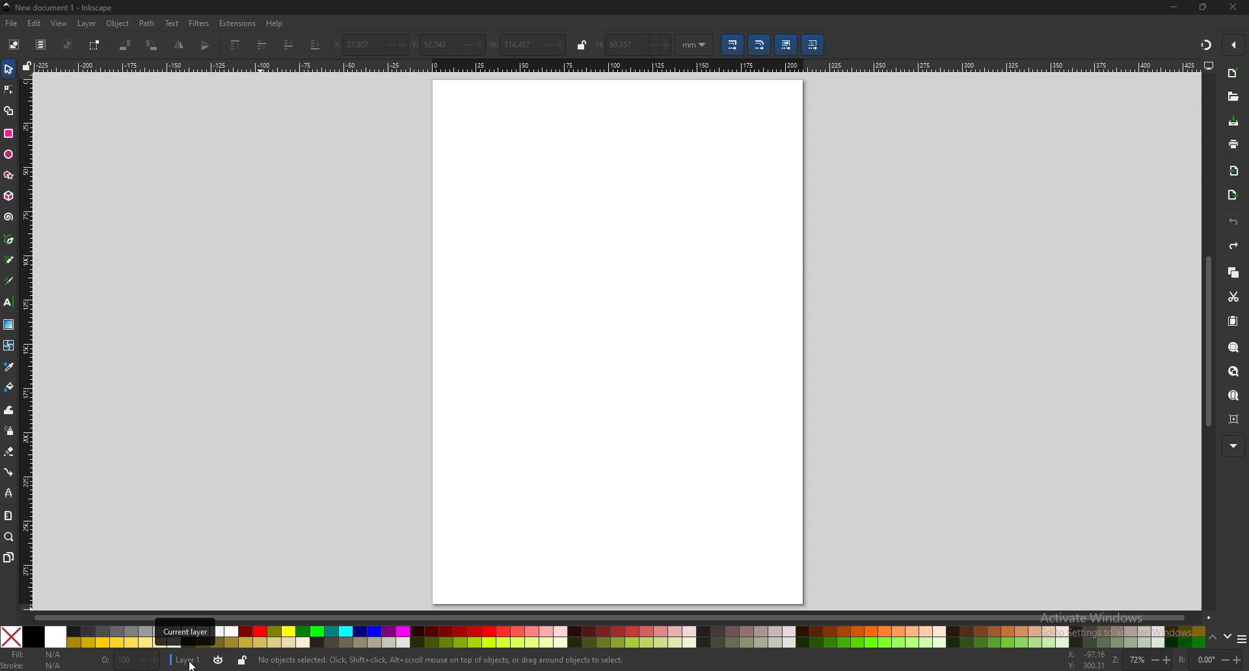  Describe the element at coordinates (180, 45) in the screenshot. I see `flip vertically` at that location.